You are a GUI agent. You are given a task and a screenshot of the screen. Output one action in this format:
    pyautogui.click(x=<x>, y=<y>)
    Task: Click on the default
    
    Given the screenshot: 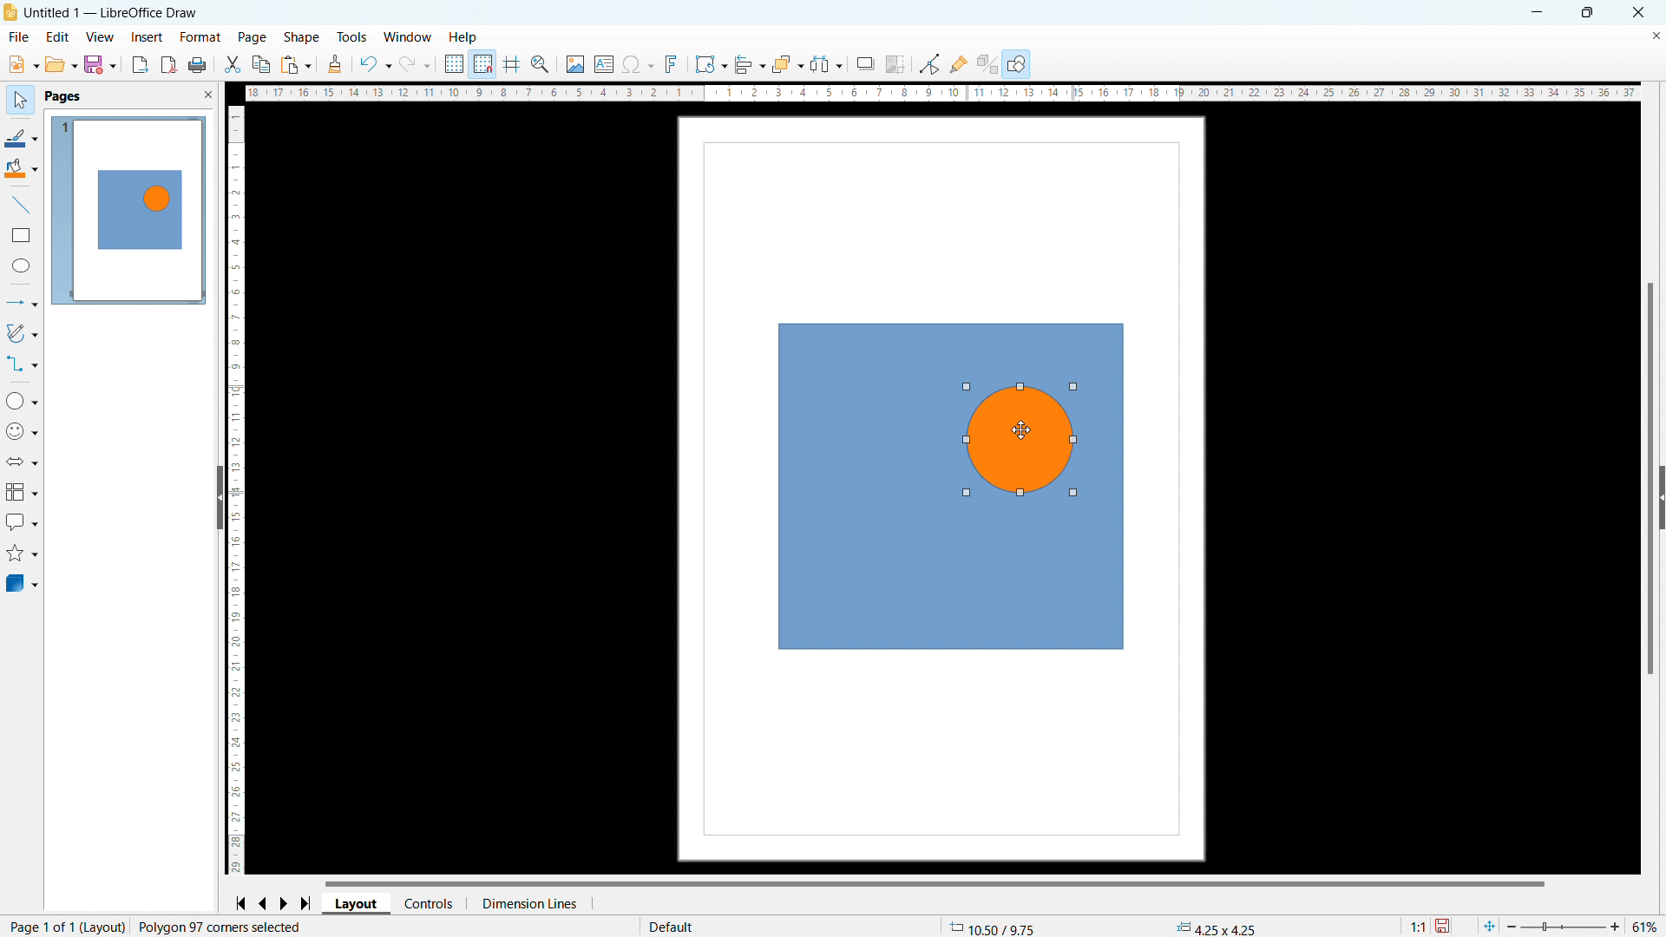 What is the action you would take?
    pyautogui.click(x=673, y=925)
    